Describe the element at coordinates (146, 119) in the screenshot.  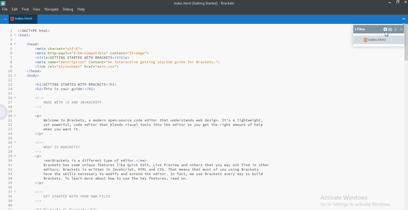
I see `Welcome to Brackets, a modern open-source code editor that understands web design. It's a lightweight,yet powerful, code editor that blends visual tools into the editor so you get the right amount of help when you want it.` at that location.